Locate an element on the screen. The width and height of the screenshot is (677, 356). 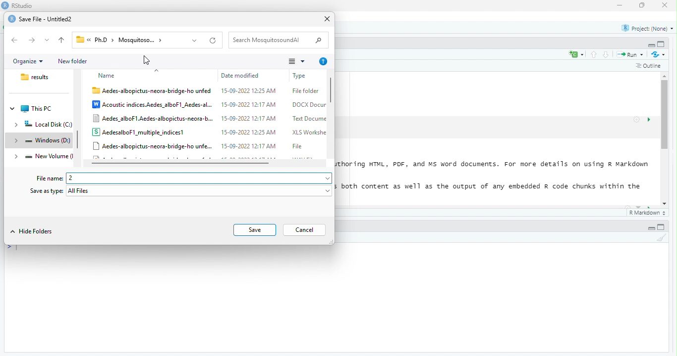
New folder is located at coordinates (72, 62).